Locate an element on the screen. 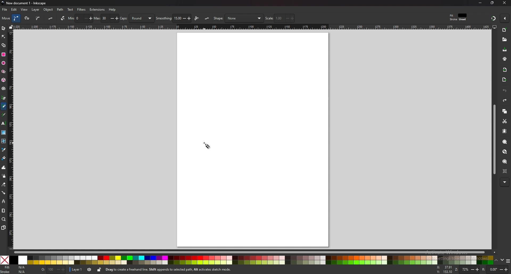 The height and width of the screenshot is (274, 511). smoothing is located at coordinates (173, 18).